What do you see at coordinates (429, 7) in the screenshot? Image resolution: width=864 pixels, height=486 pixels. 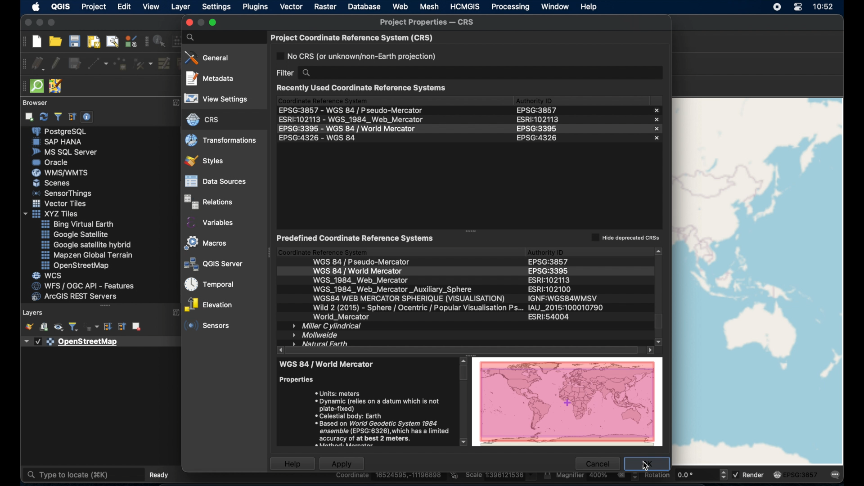 I see `mesh` at bounding box center [429, 7].